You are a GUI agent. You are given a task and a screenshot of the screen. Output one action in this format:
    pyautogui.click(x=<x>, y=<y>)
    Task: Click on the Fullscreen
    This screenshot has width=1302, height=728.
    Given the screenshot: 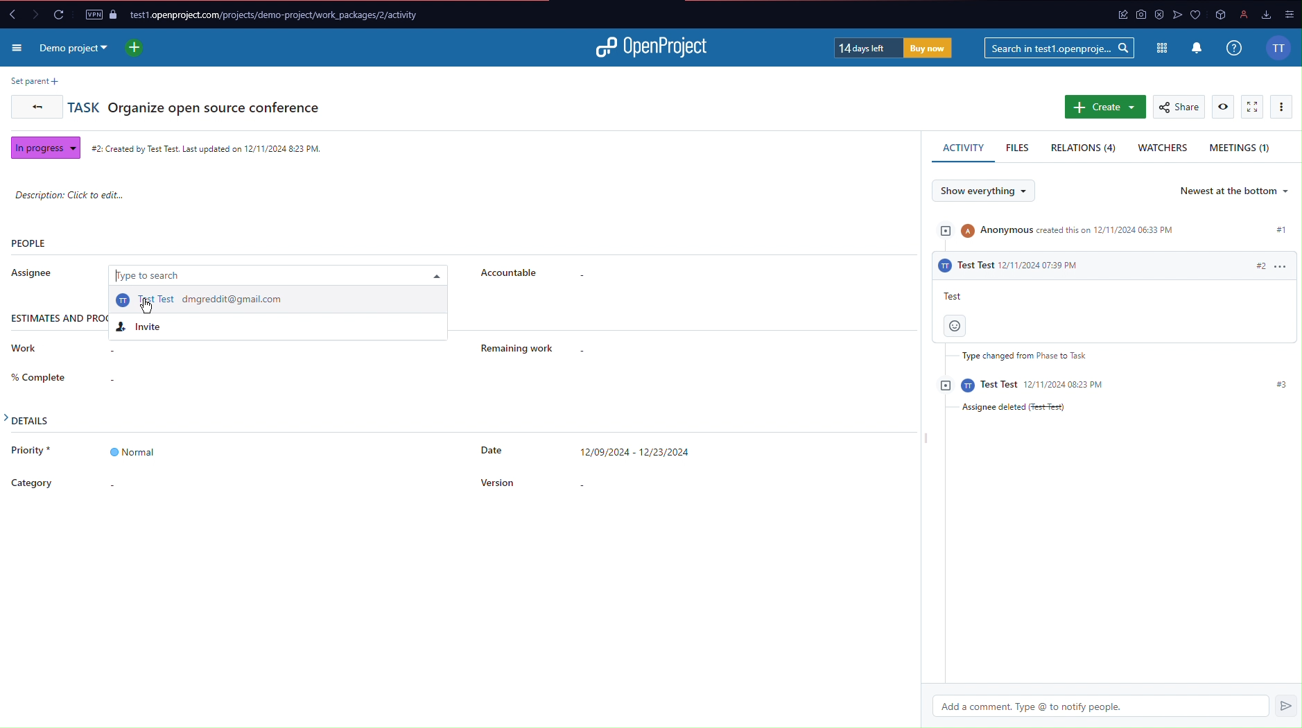 What is the action you would take?
    pyautogui.click(x=1253, y=107)
    